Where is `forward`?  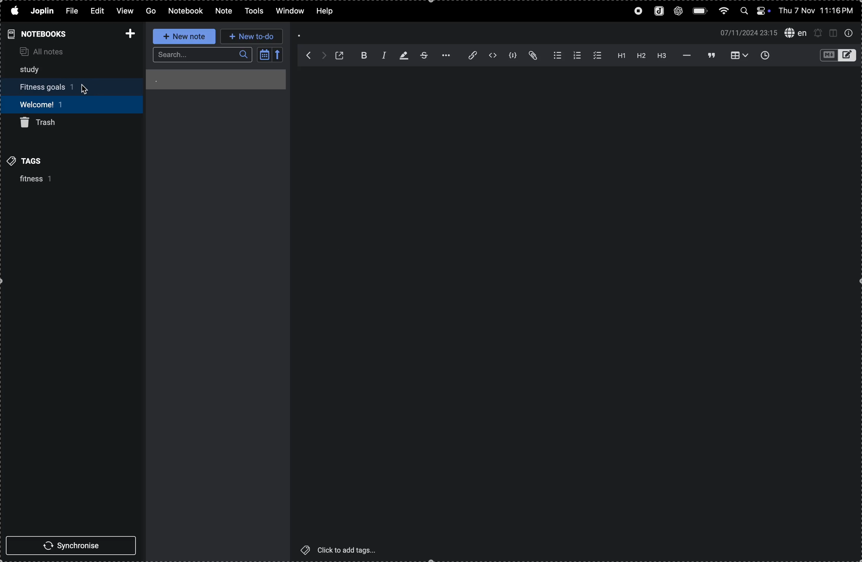
forward is located at coordinates (323, 54).